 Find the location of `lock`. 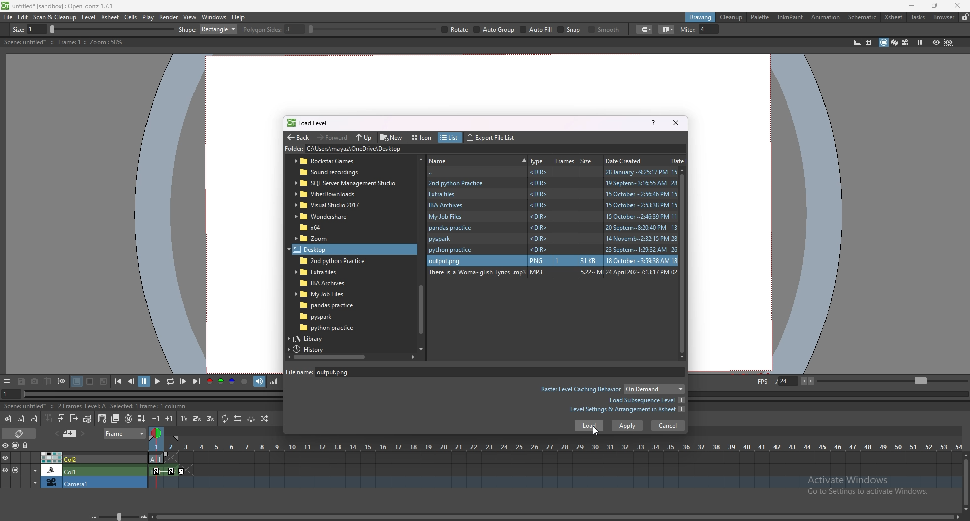

lock is located at coordinates (965, 17).